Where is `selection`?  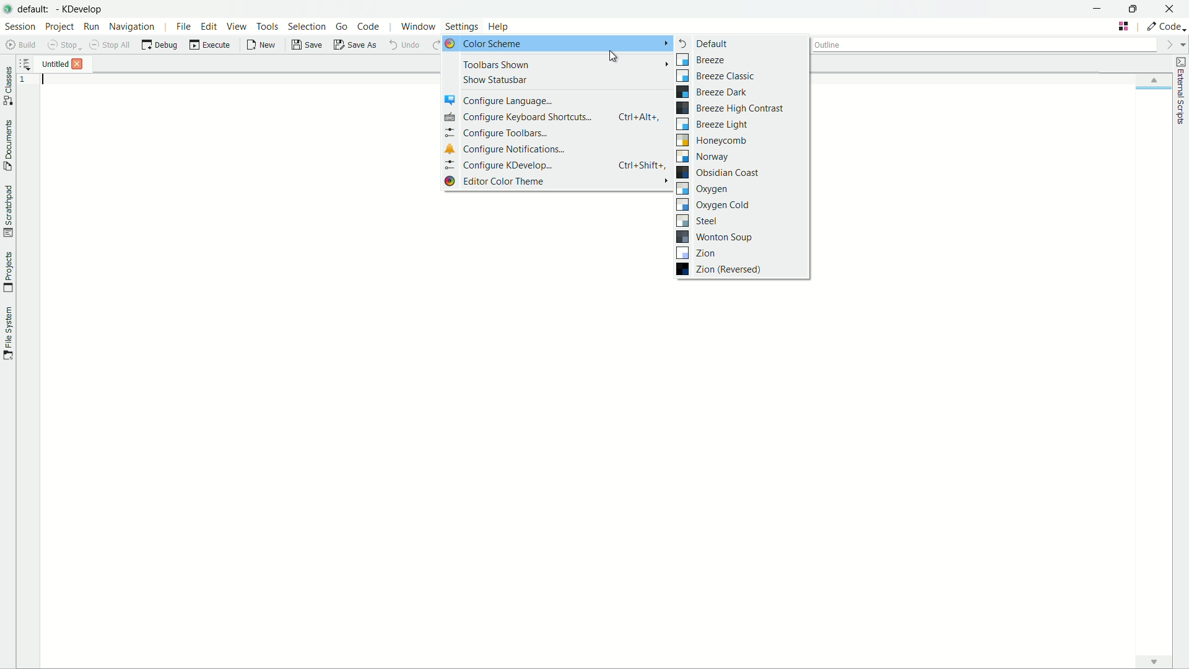 selection is located at coordinates (305, 27).